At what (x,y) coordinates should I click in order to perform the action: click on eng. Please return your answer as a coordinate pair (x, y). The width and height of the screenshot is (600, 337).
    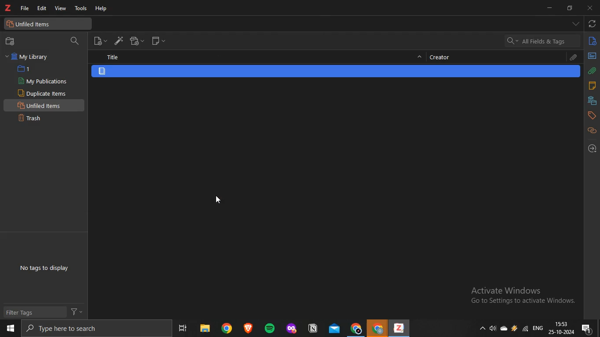
    Looking at the image, I should click on (539, 327).